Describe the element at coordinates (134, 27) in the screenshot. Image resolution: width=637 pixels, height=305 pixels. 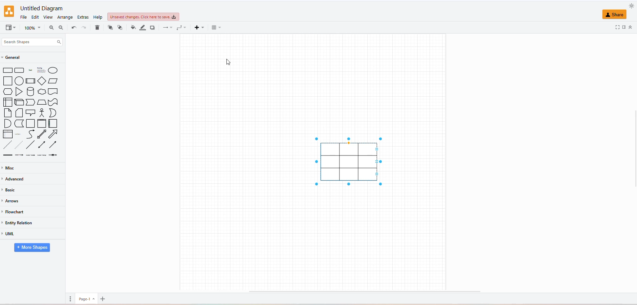
I see `fill color` at that location.